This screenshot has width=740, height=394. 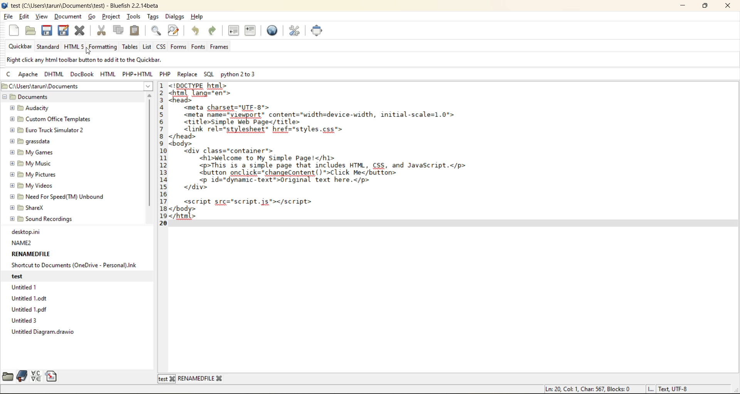 I want to click on php, so click(x=165, y=73).